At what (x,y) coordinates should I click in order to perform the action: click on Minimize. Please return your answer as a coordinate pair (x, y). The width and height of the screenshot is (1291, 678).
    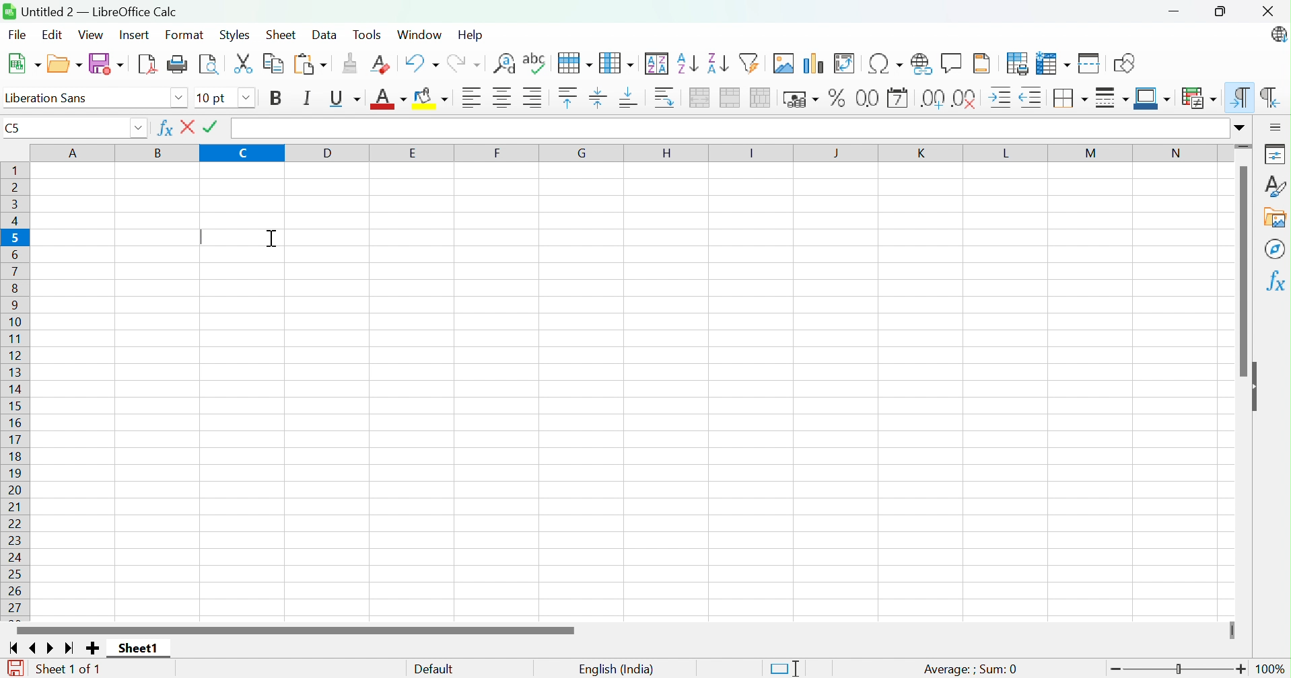
    Looking at the image, I should click on (1173, 13).